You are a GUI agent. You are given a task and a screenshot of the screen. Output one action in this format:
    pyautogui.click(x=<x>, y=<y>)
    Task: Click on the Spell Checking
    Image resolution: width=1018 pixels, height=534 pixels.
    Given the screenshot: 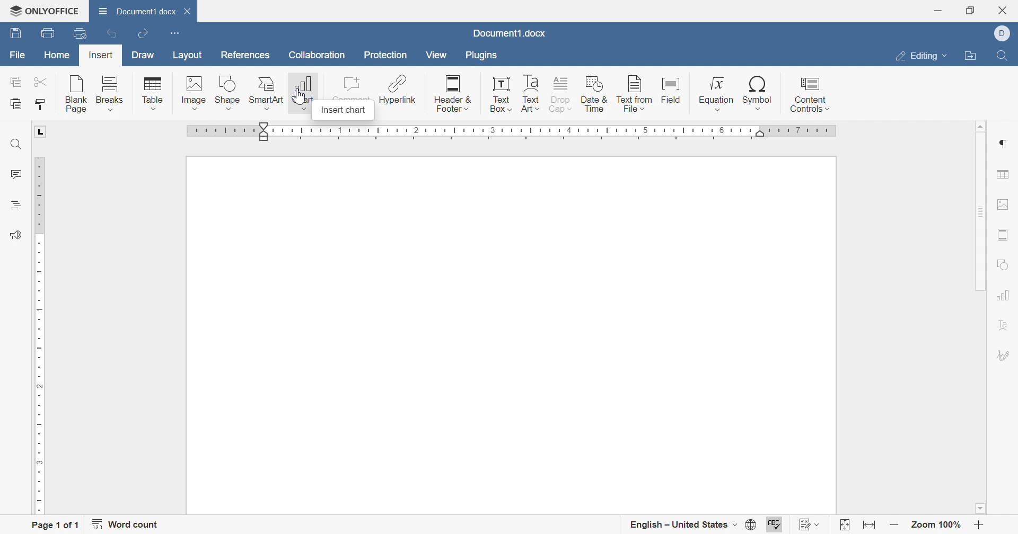 What is the action you would take?
    pyautogui.click(x=776, y=524)
    